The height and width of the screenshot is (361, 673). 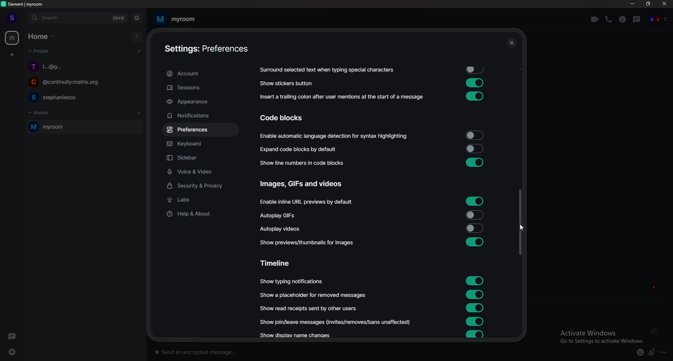 What do you see at coordinates (623, 19) in the screenshot?
I see `room info` at bounding box center [623, 19].